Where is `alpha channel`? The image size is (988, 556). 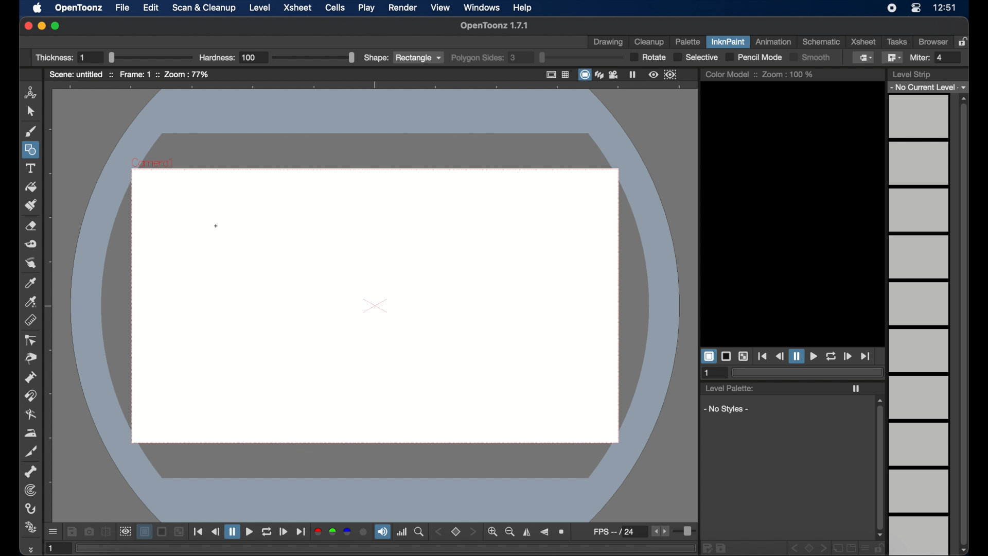 alpha channel is located at coordinates (364, 532).